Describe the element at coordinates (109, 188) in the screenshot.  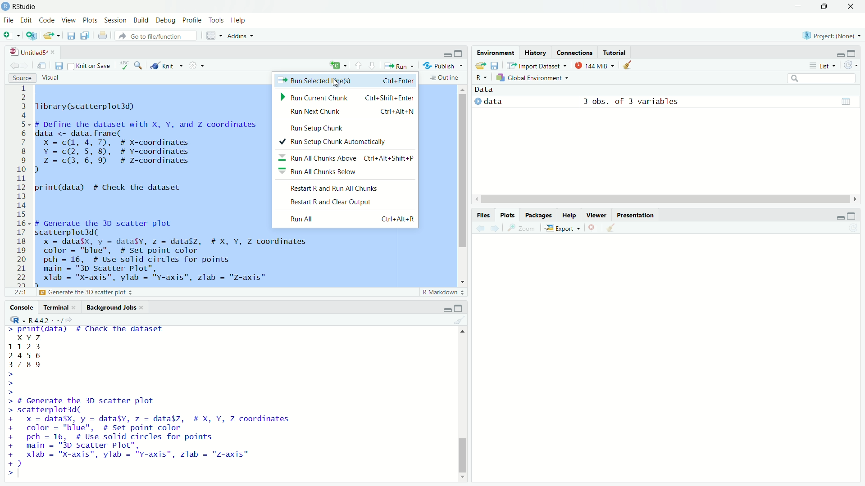
I see `orint(data) # Check the dataset` at that location.